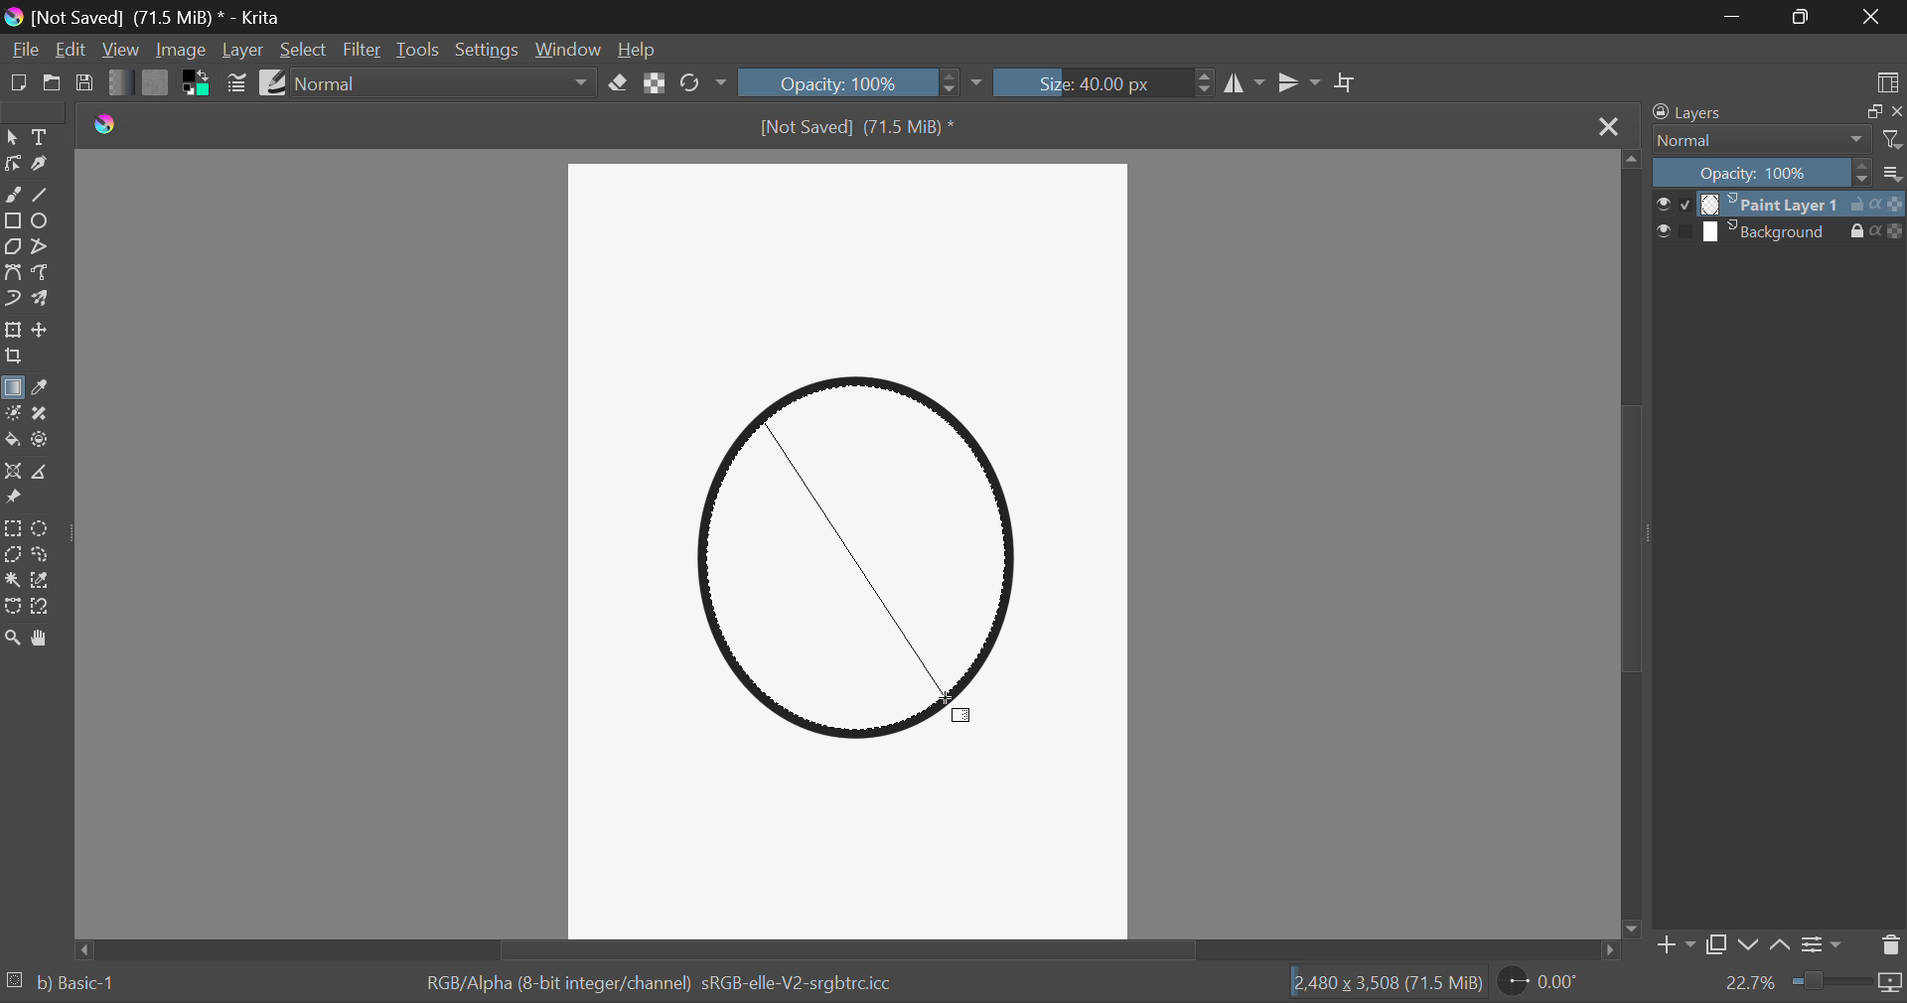  I want to click on actions, so click(1876, 230).